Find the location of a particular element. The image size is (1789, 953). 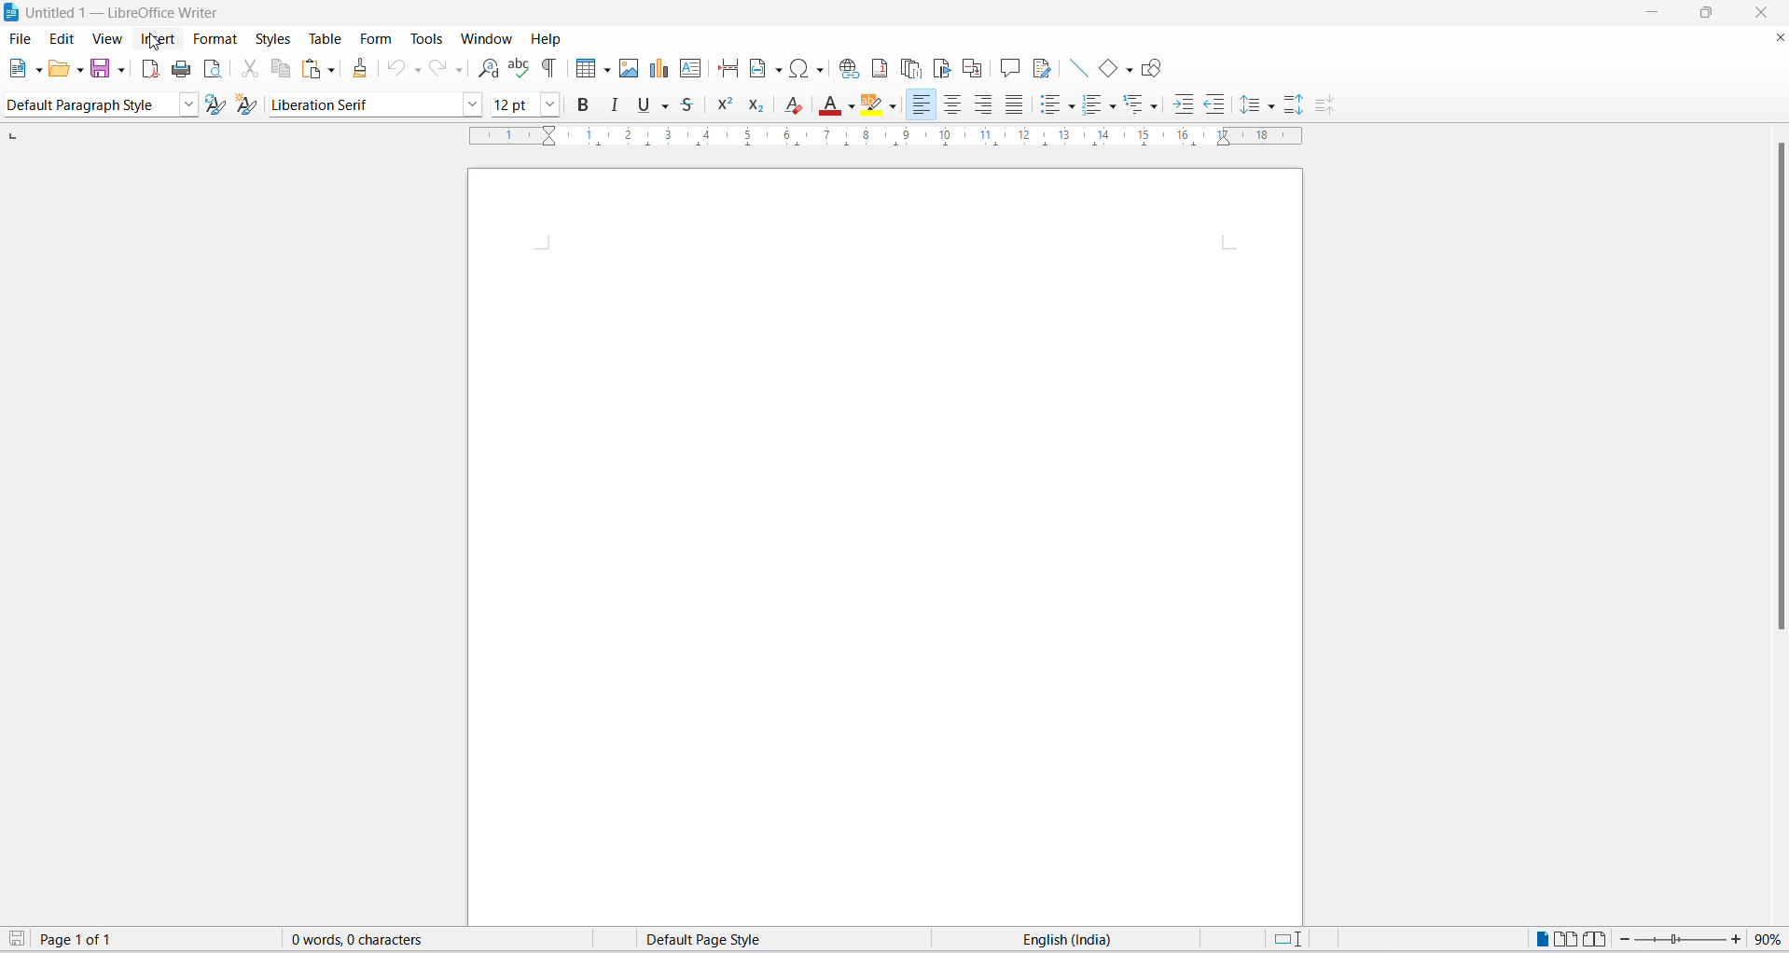

open is located at coordinates (59, 70).